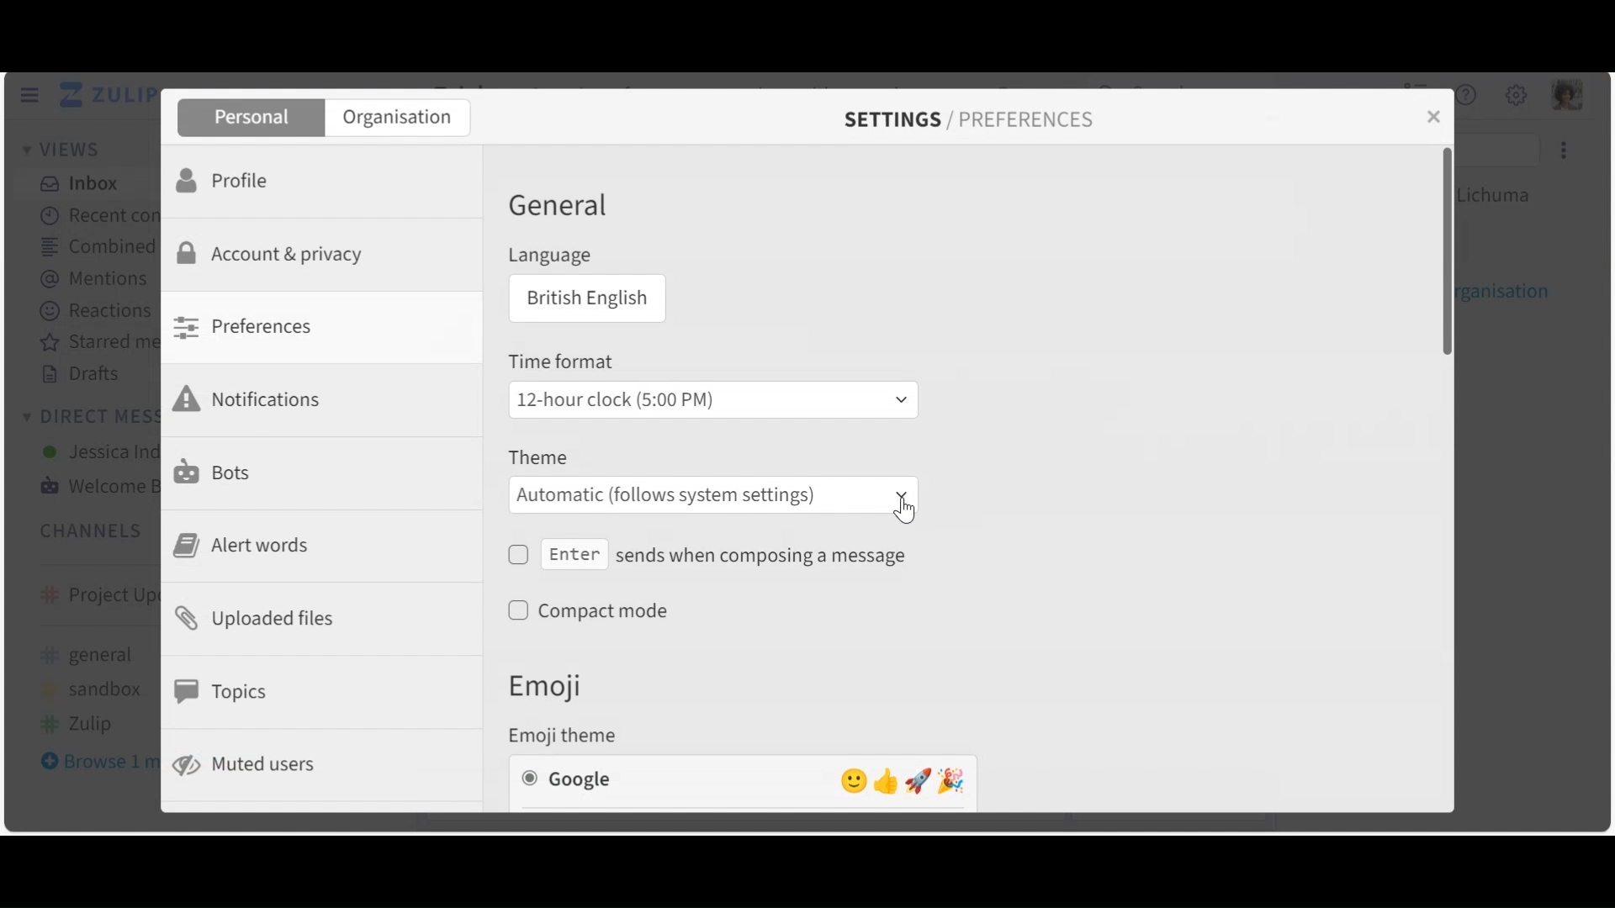  I want to click on General, so click(558, 209).